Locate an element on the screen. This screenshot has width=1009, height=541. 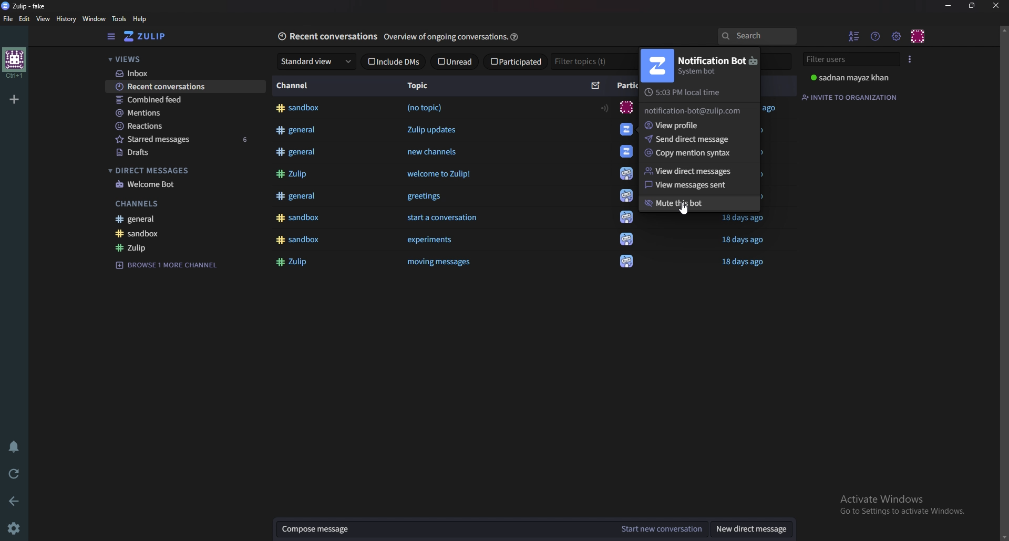
Notification bot photo is located at coordinates (657, 66).